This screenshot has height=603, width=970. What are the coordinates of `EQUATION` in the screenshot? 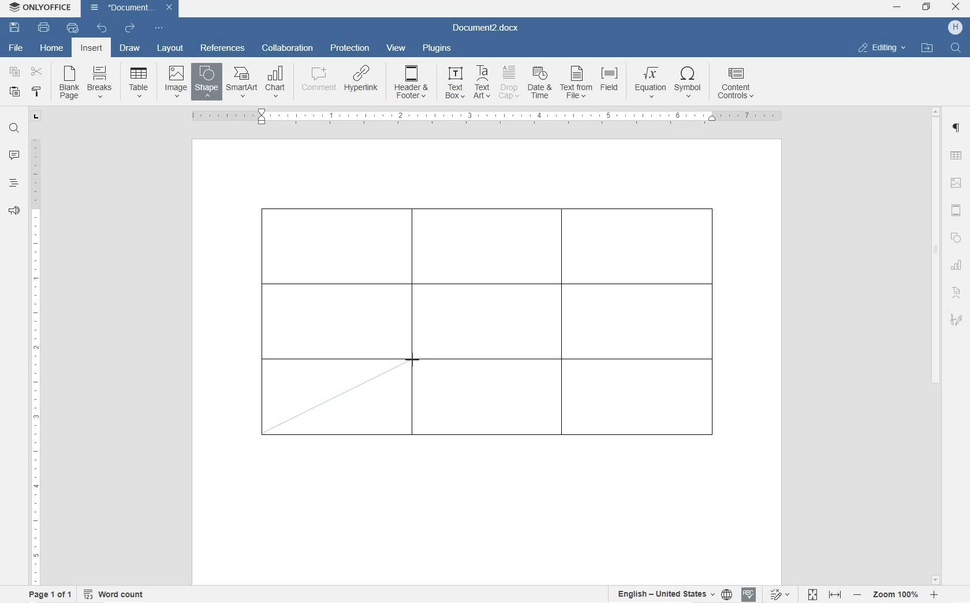 It's located at (651, 83).